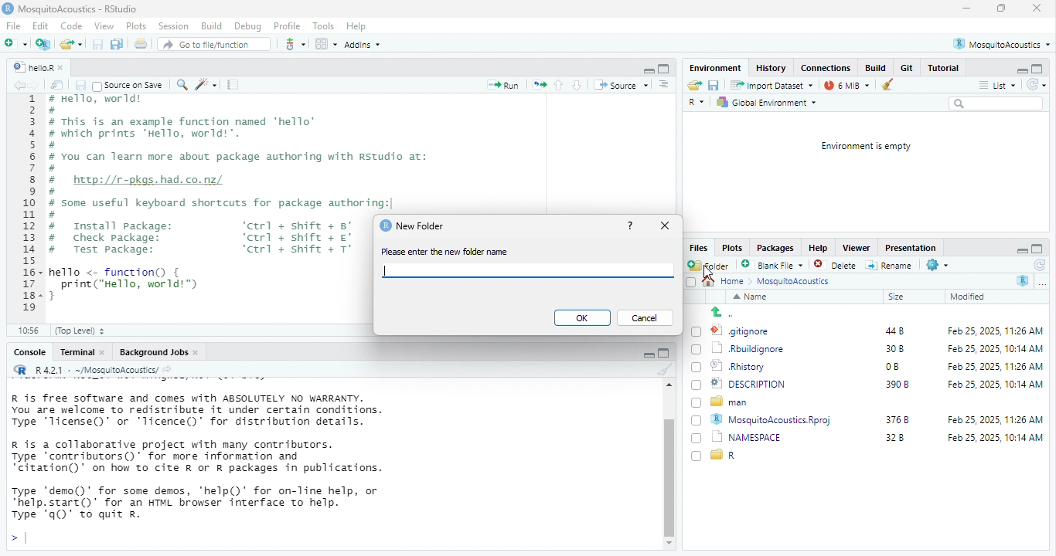 The width and height of the screenshot is (1056, 556). Describe the element at coordinates (537, 85) in the screenshot. I see `re run the previous code` at that location.